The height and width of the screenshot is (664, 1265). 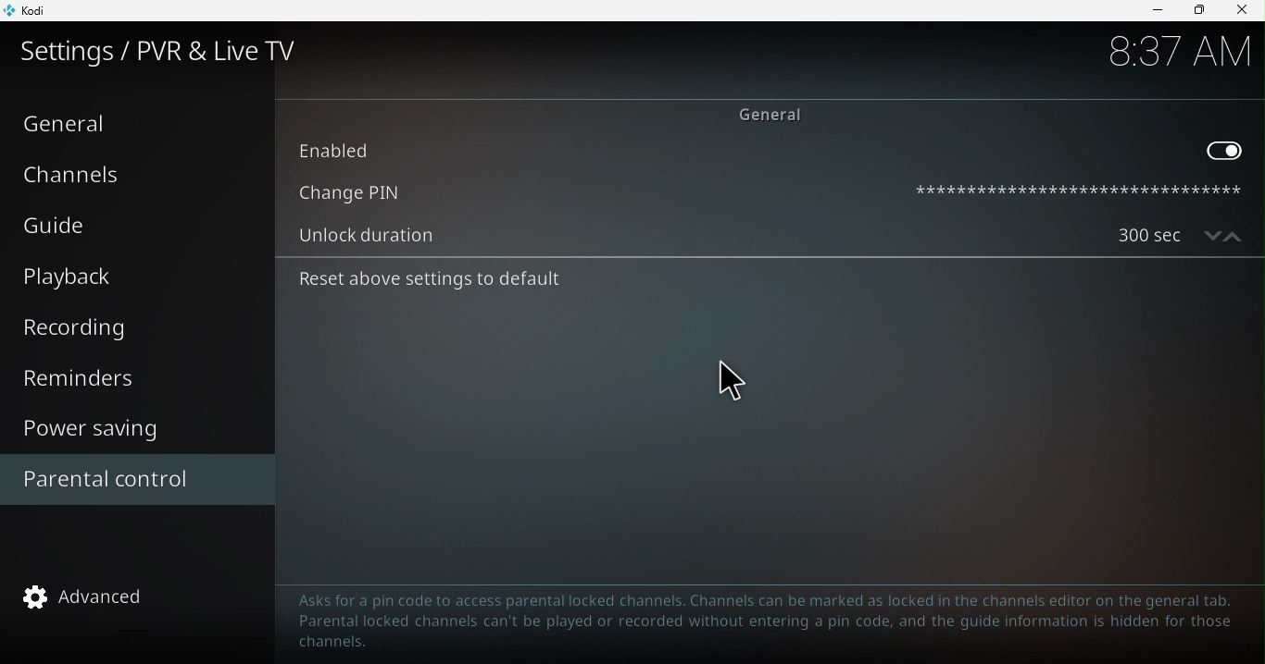 What do you see at coordinates (1157, 12) in the screenshot?
I see `Minimize` at bounding box center [1157, 12].